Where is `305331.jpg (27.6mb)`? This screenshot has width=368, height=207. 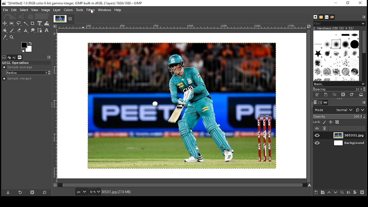
305331.jpg (27.6mb) is located at coordinates (116, 192).